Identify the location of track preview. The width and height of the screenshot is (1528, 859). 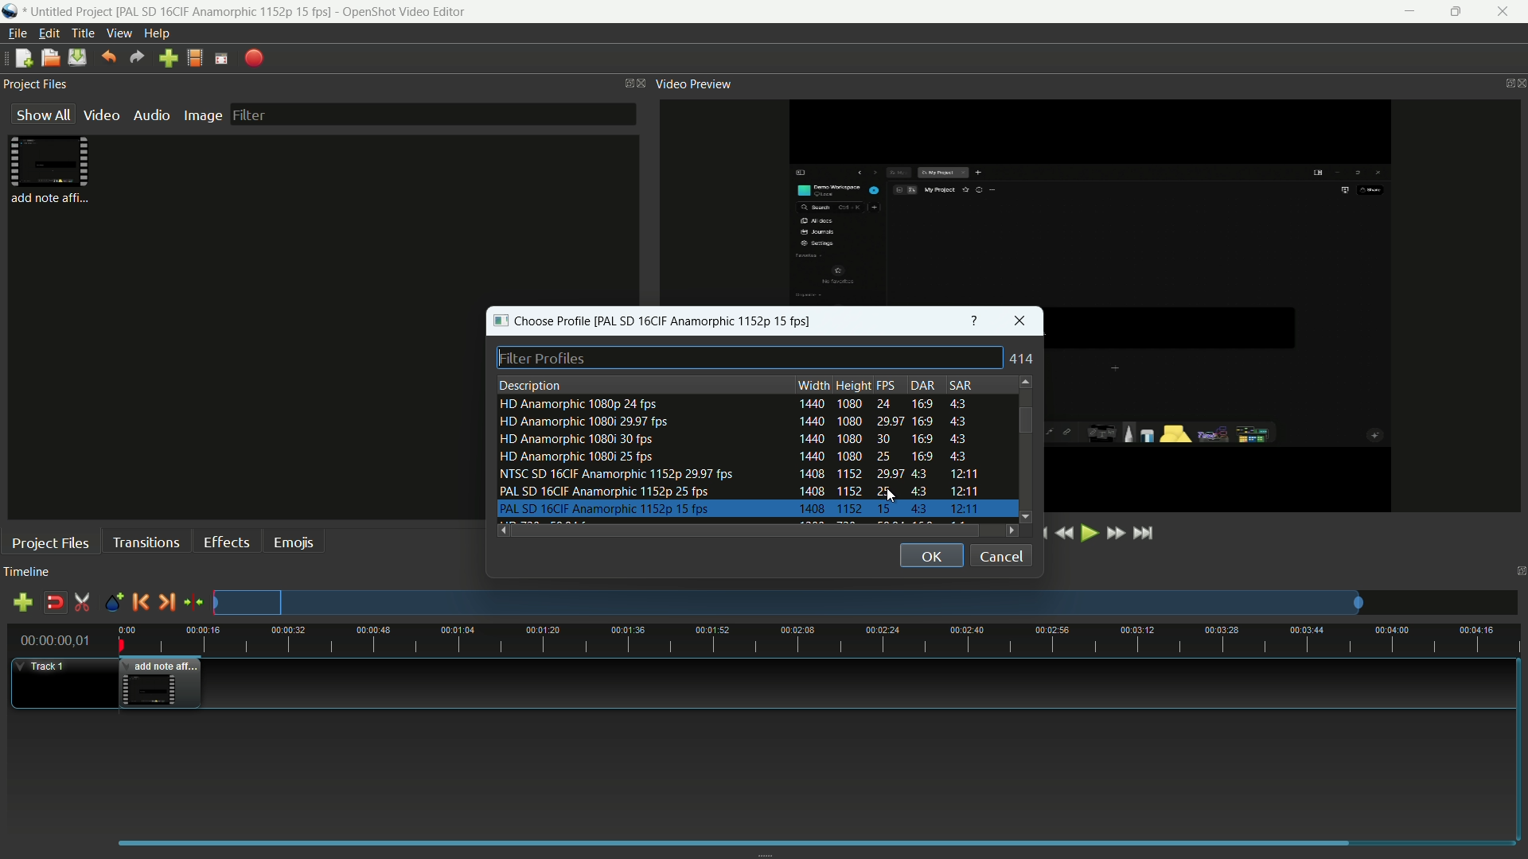
(790, 603).